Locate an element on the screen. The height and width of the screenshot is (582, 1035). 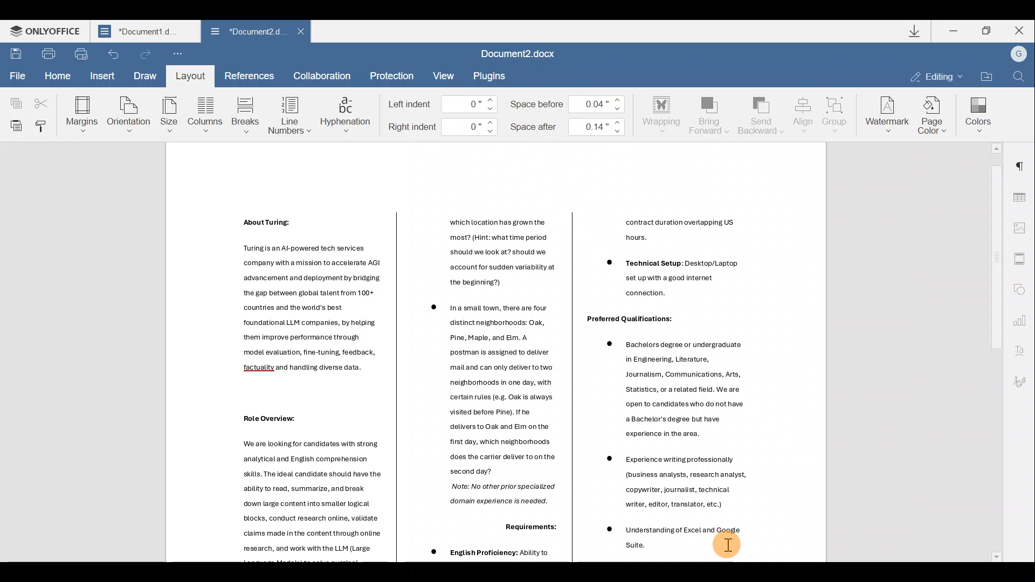
Page color is located at coordinates (935, 113).